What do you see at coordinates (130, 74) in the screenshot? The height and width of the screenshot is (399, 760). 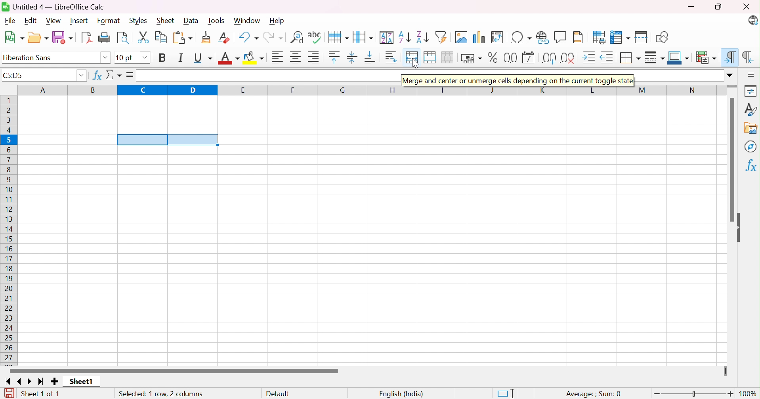 I see `Formula` at bounding box center [130, 74].